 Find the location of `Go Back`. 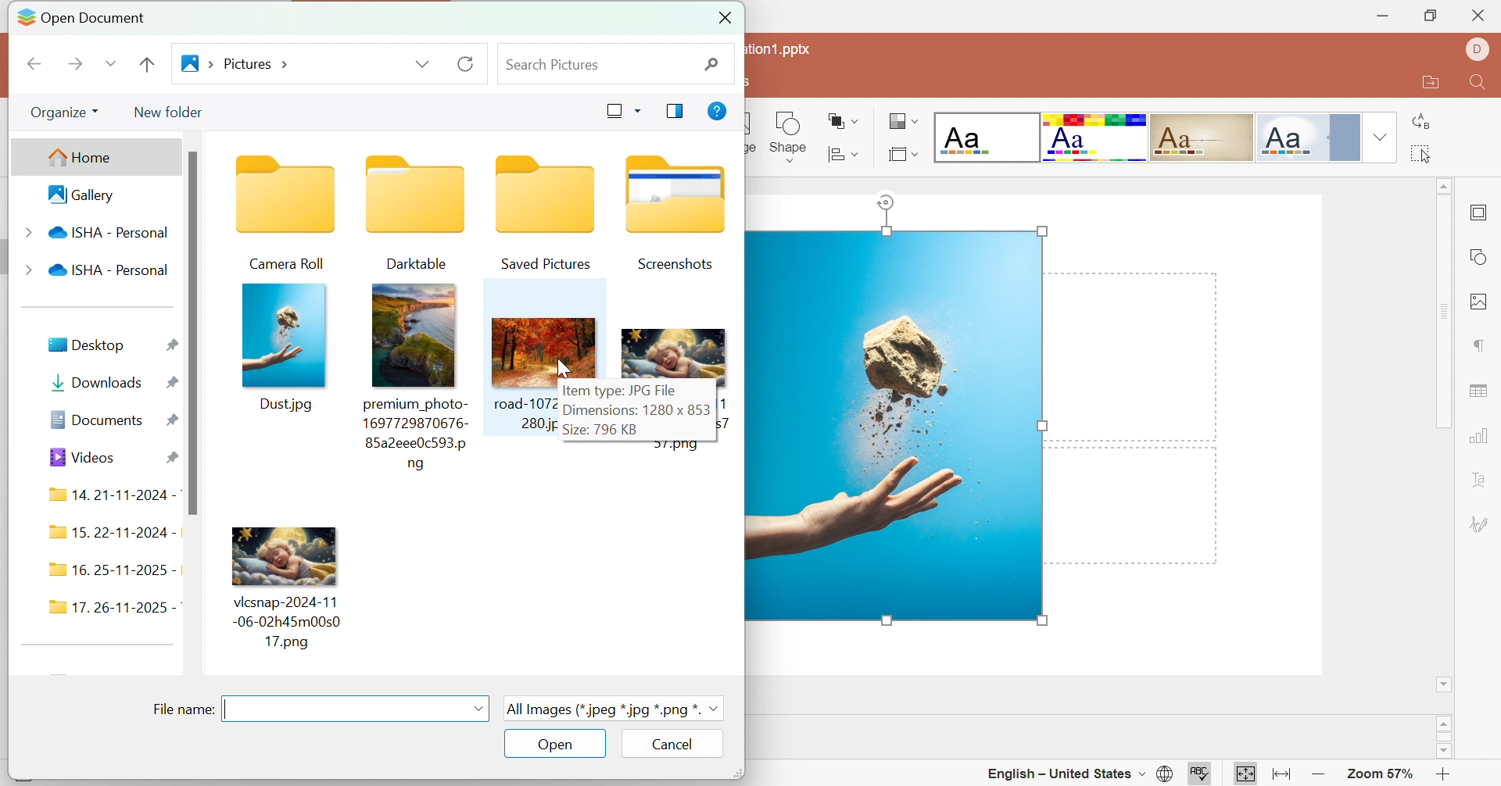

Go Back is located at coordinates (149, 65).